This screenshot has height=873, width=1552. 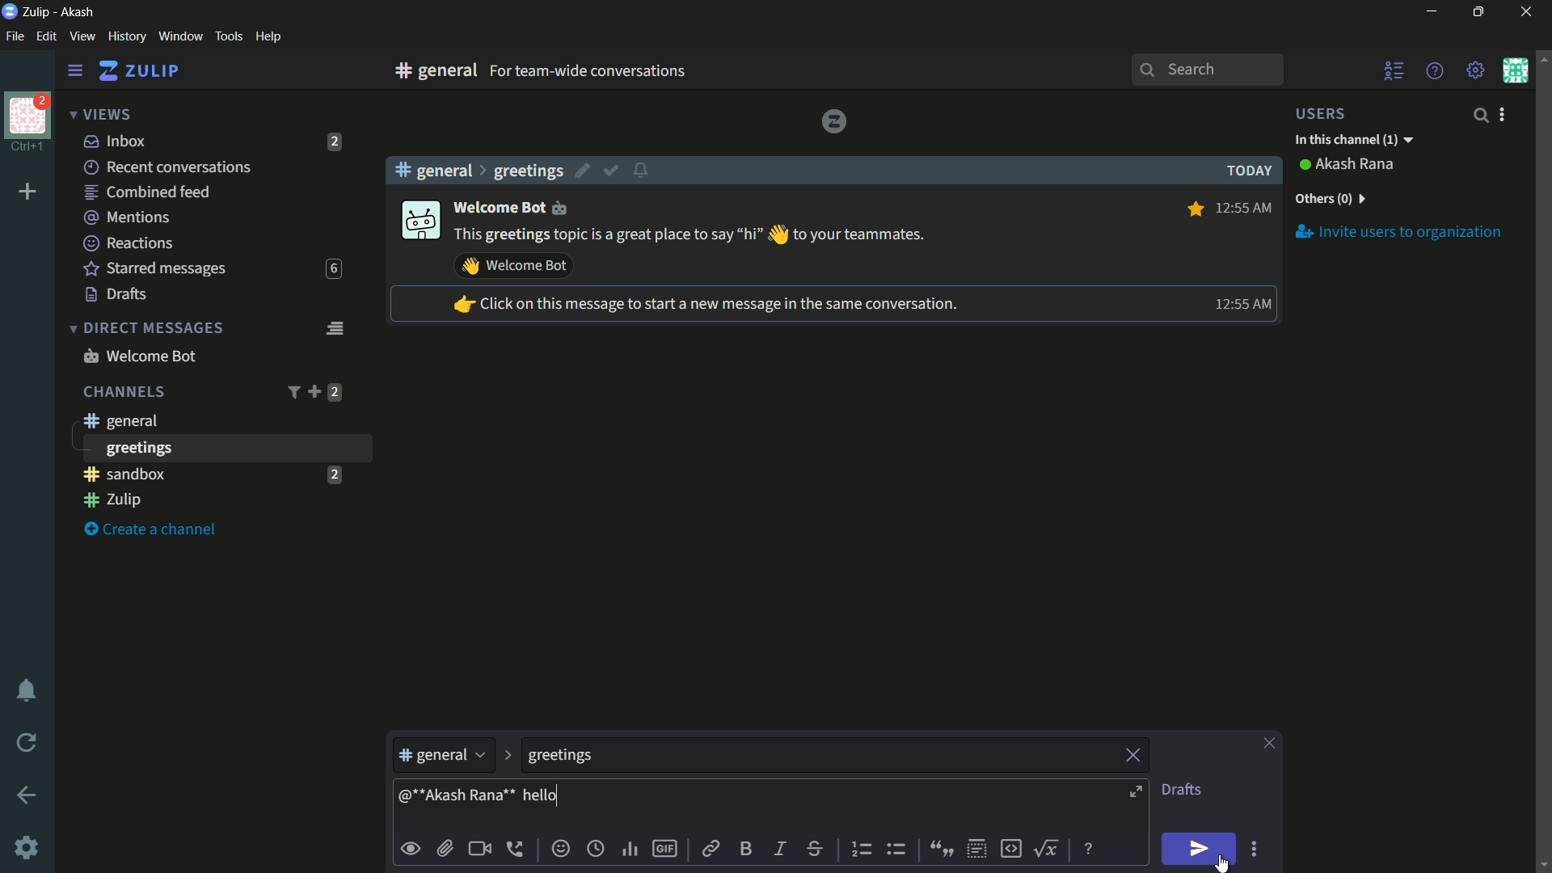 I want to click on maximize or restore, so click(x=1481, y=12).